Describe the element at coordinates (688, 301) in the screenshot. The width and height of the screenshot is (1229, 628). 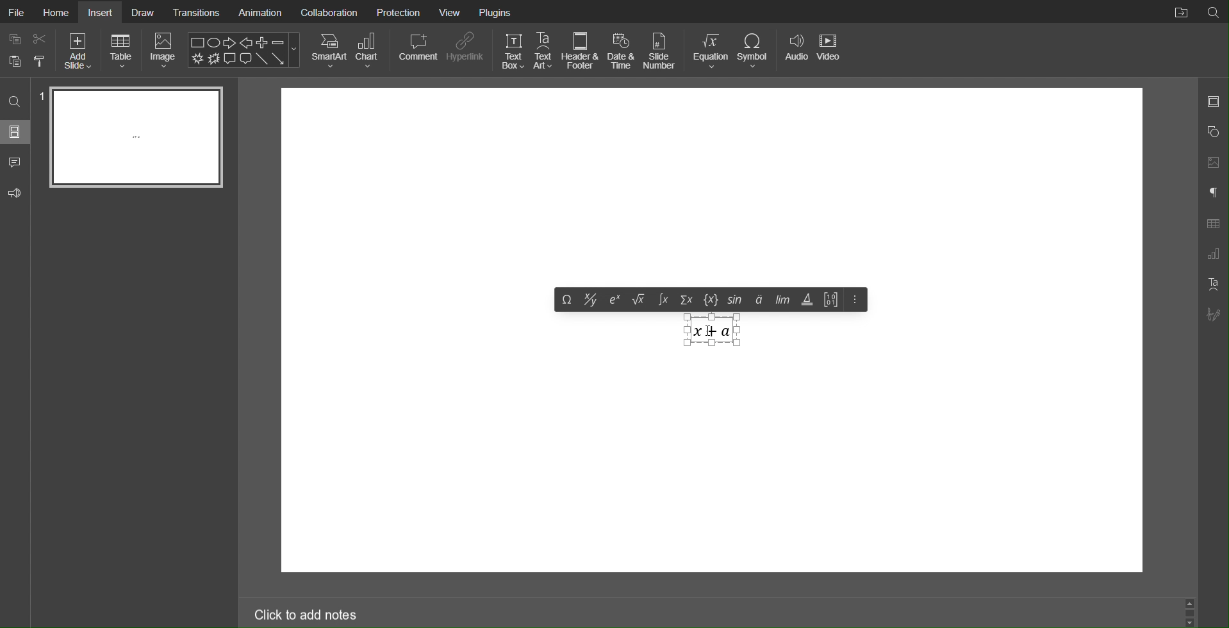
I see `Summation` at that location.